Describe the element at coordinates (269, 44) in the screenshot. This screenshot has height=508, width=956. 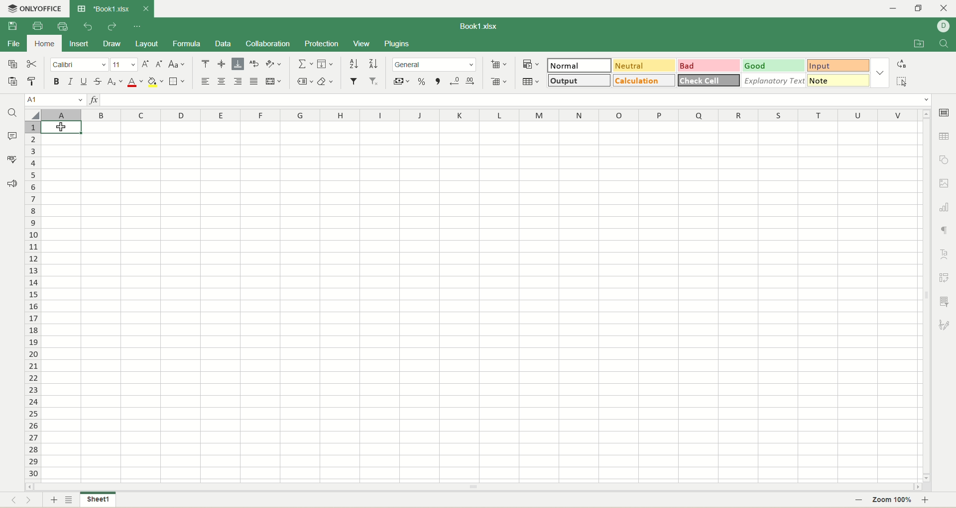
I see `collaboration` at that location.